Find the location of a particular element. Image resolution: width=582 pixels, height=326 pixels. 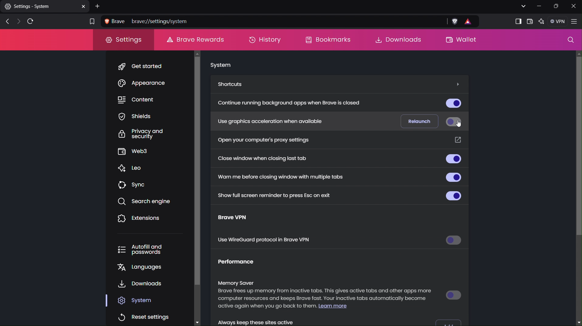

Brave Rewards is located at coordinates (195, 39).